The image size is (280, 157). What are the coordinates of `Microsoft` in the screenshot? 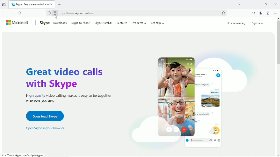 It's located at (17, 22).